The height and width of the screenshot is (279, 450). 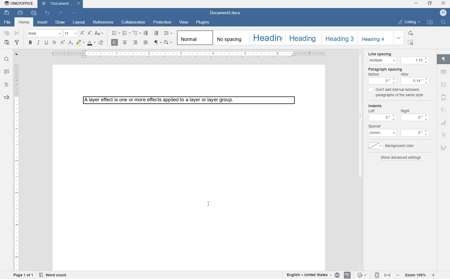 What do you see at coordinates (443, 122) in the screenshot?
I see `CHART` at bounding box center [443, 122].